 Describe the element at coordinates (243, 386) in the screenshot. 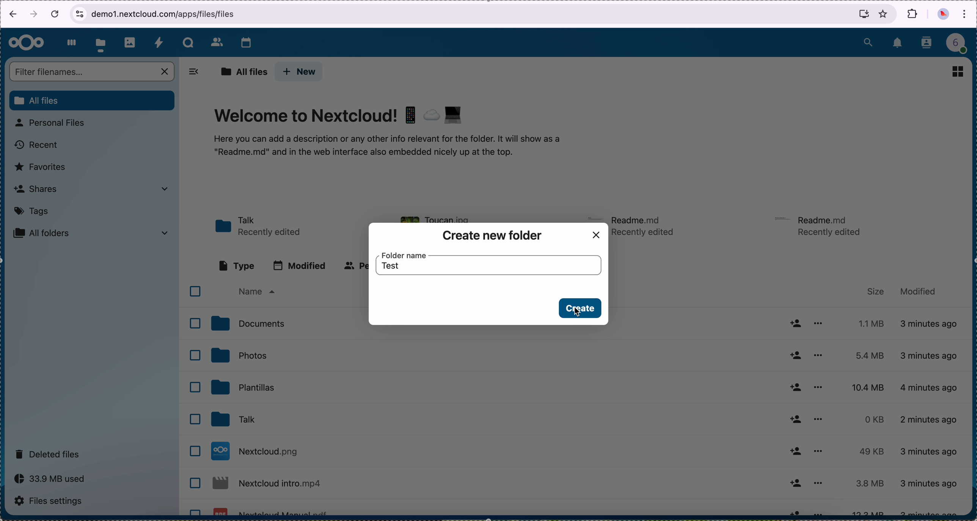

I see `templates` at that location.